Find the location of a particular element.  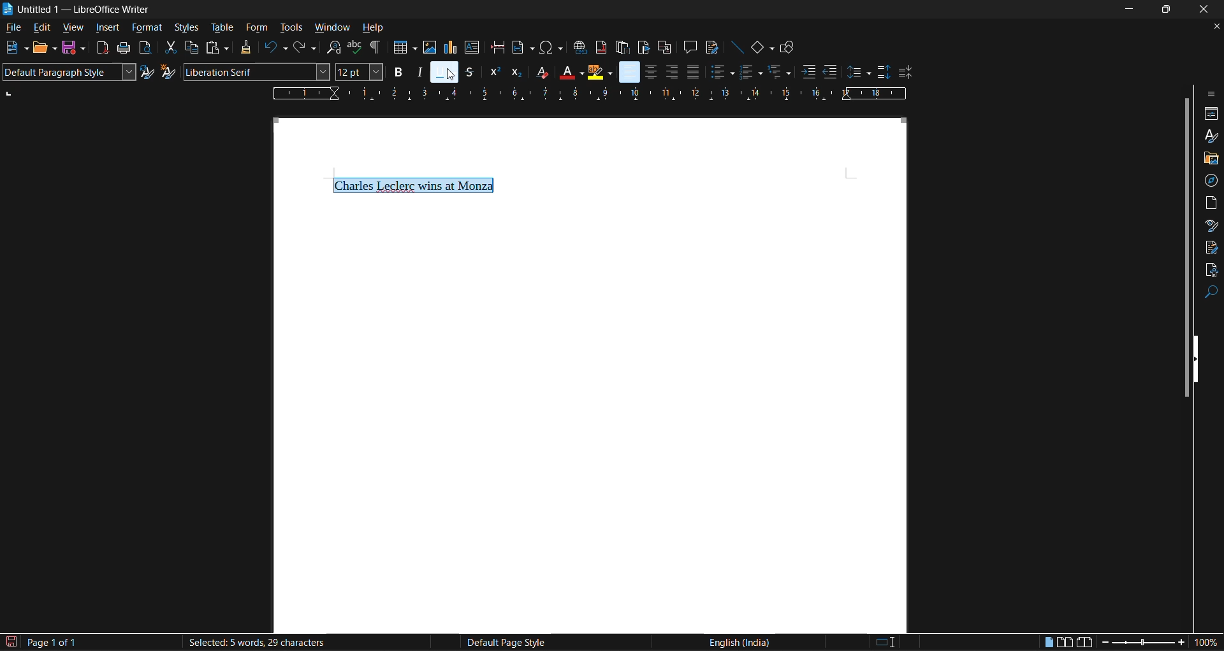

insert bookmark is located at coordinates (644, 48).